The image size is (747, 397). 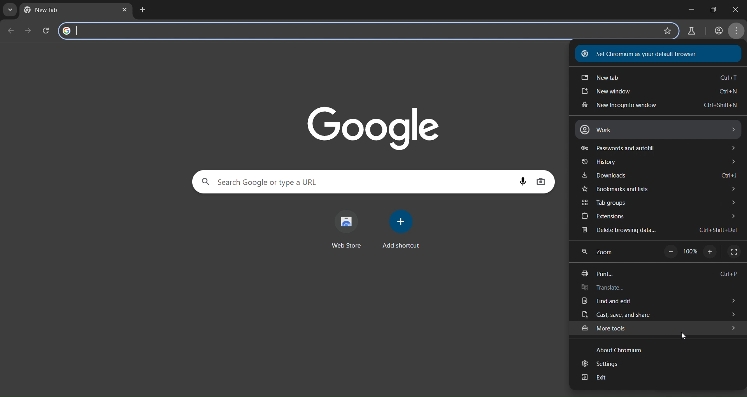 What do you see at coordinates (28, 31) in the screenshot?
I see `go forward one page` at bounding box center [28, 31].